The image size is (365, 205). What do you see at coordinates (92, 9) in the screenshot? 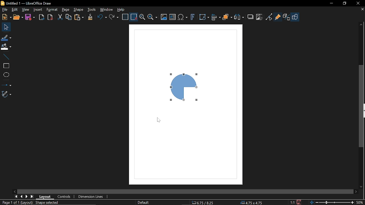
I see `Tools` at bounding box center [92, 9].